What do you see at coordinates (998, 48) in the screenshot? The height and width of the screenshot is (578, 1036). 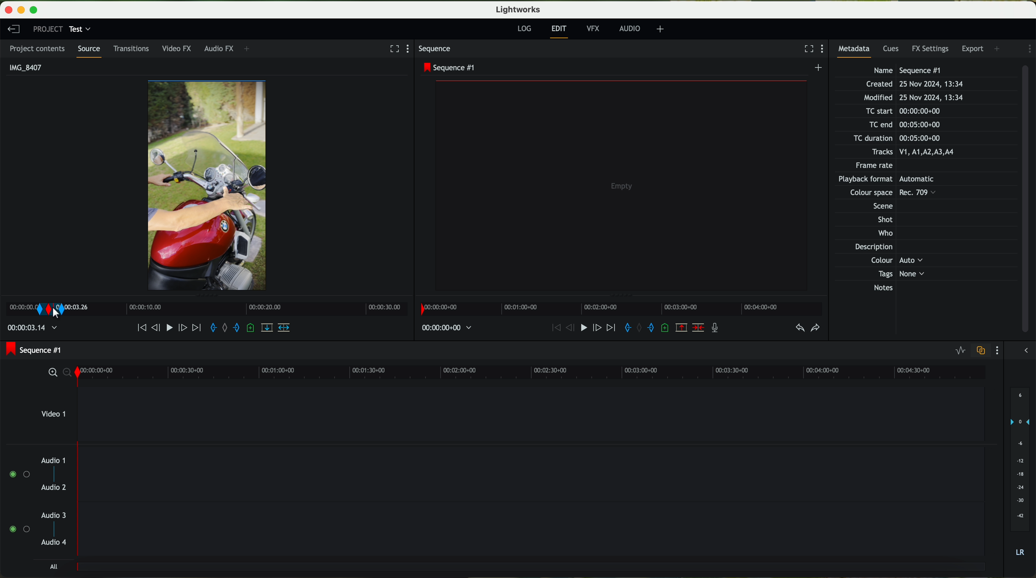 I see `add panel` at bounding box center [998, 48].